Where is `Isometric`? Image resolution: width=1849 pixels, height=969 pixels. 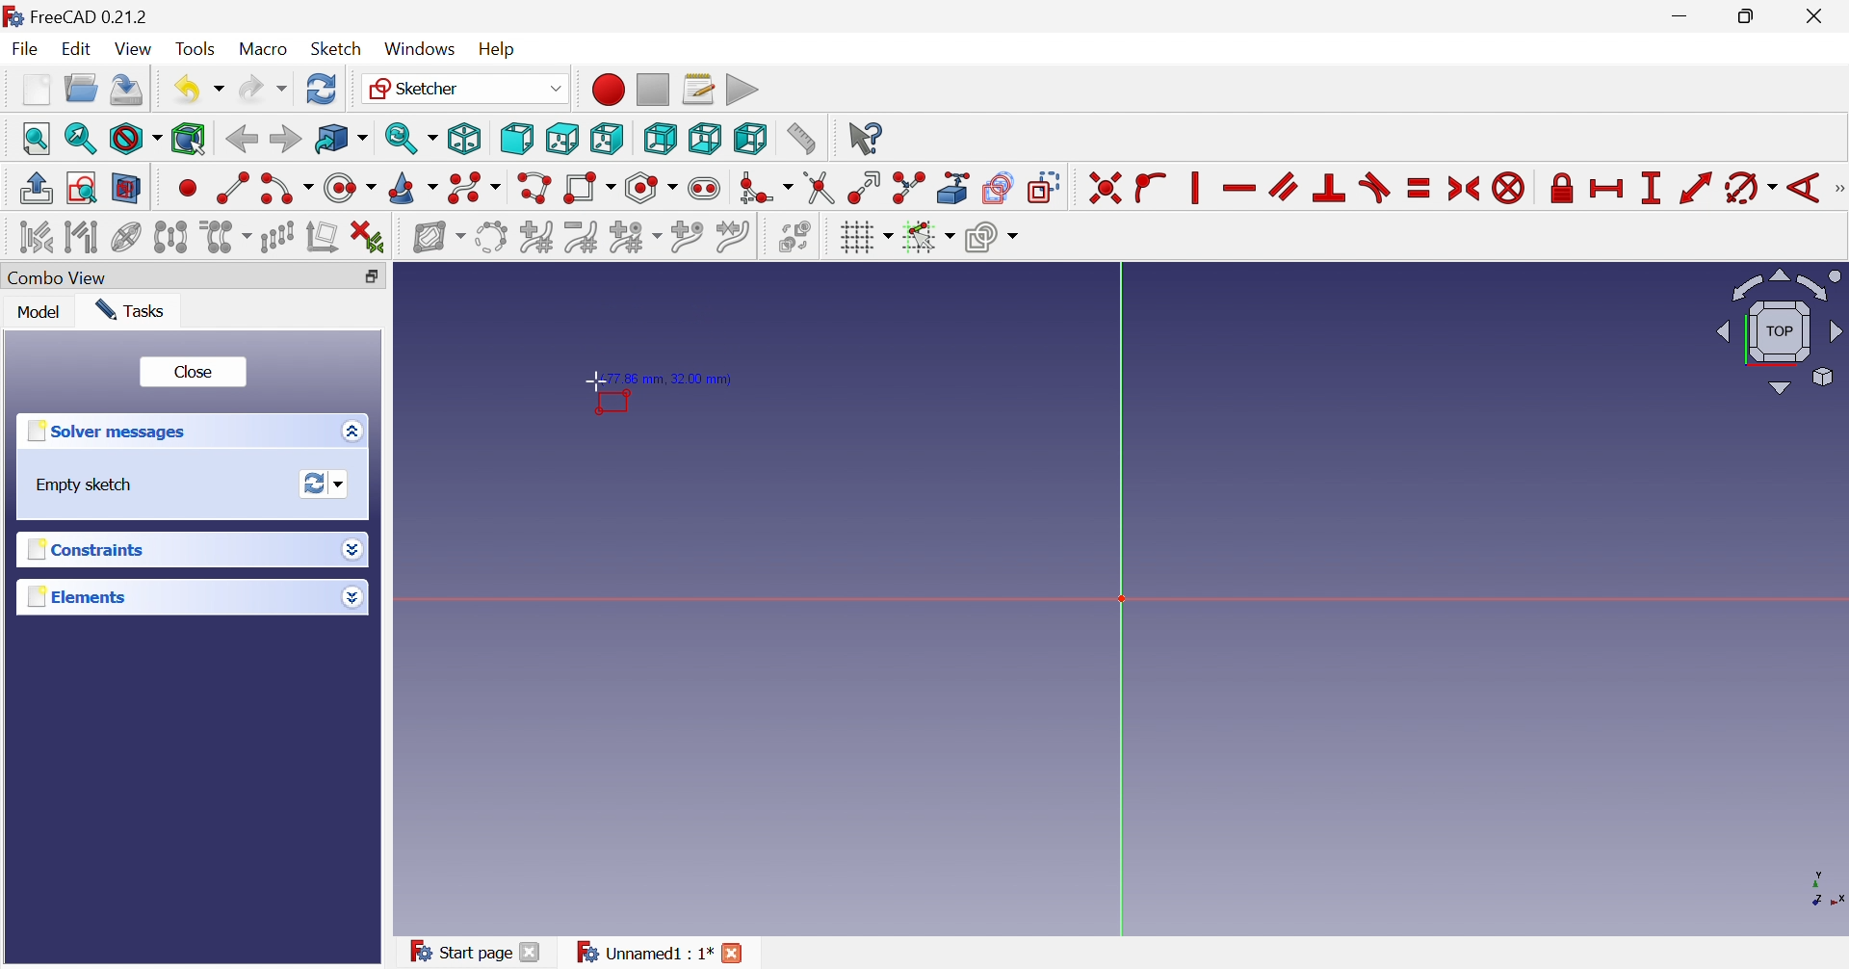 Isometric is located at coordinates (463, 140).